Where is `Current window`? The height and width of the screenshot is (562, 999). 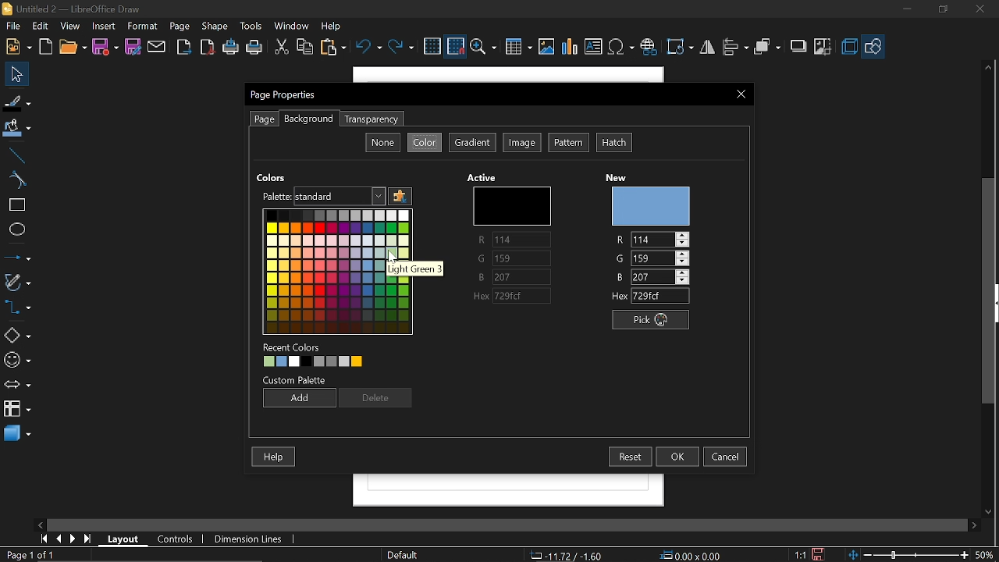
Current window is located at coordinates (285, 95).